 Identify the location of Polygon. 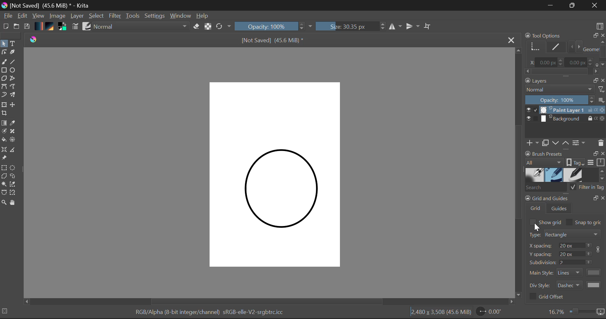
(4, 79).